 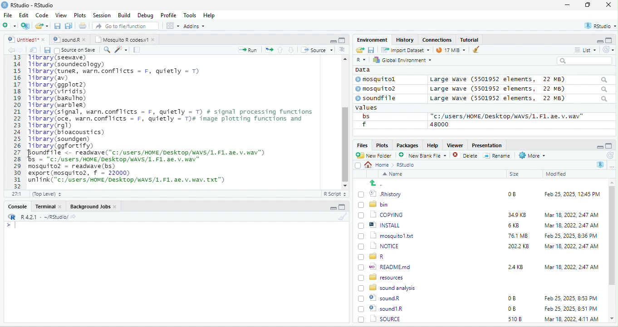 I want to click on New Folder, so click(x=376, y=155).